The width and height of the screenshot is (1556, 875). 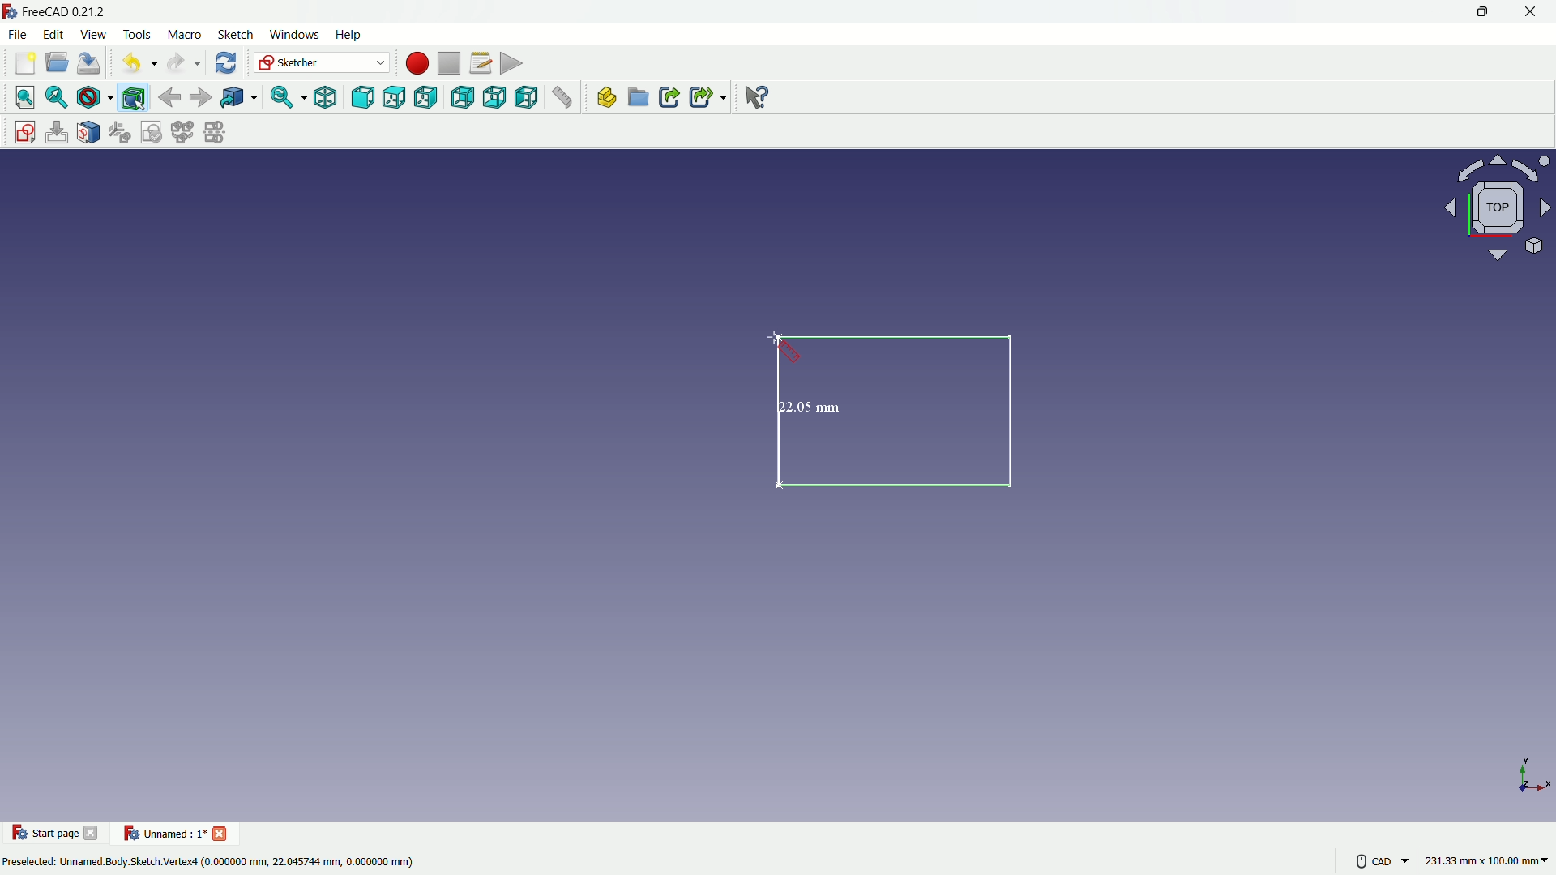 I want to click on new file, so click(x=23, y=66).